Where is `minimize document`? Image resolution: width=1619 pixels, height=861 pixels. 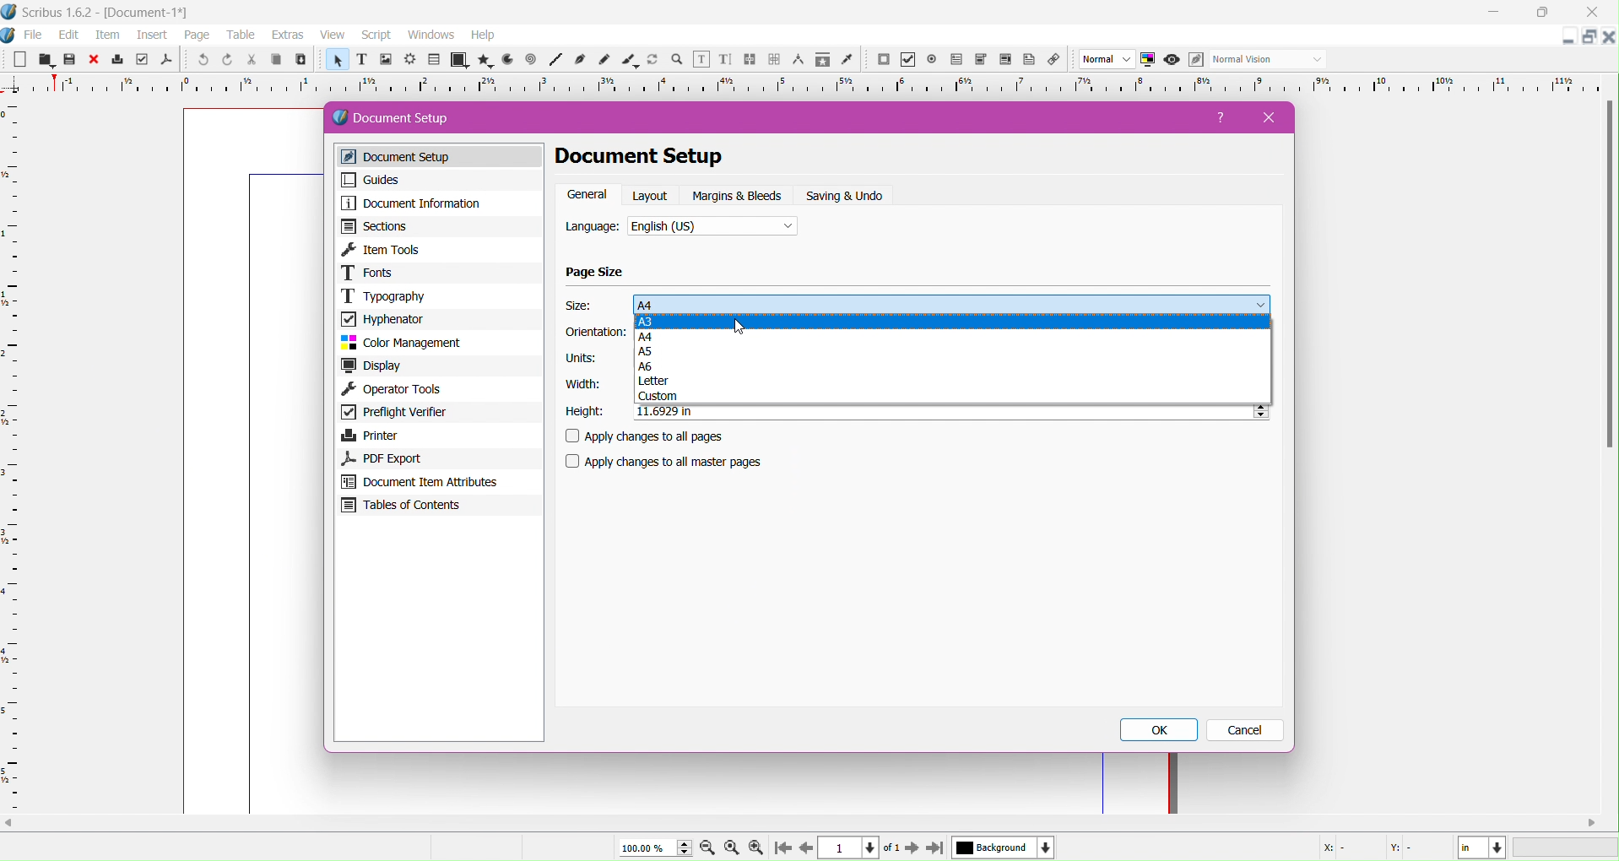
minimize document is located at coordinates (1563, 40).